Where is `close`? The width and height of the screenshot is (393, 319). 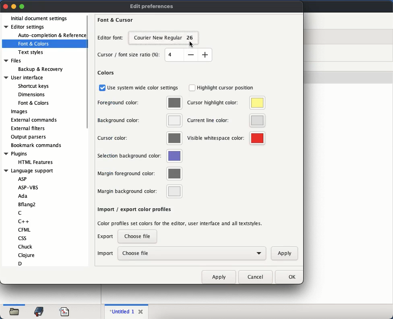
close is located at coordinates (6, 7).